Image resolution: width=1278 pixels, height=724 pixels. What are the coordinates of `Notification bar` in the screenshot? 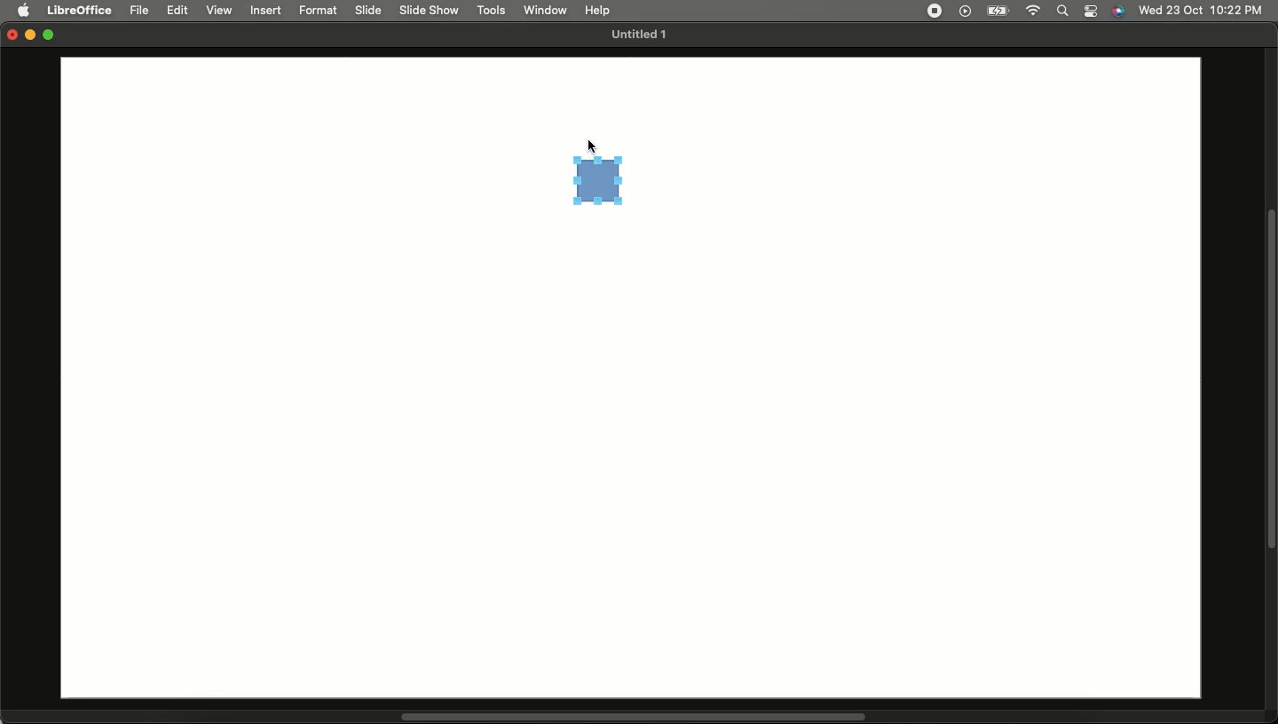 It's located at (1092, 12).